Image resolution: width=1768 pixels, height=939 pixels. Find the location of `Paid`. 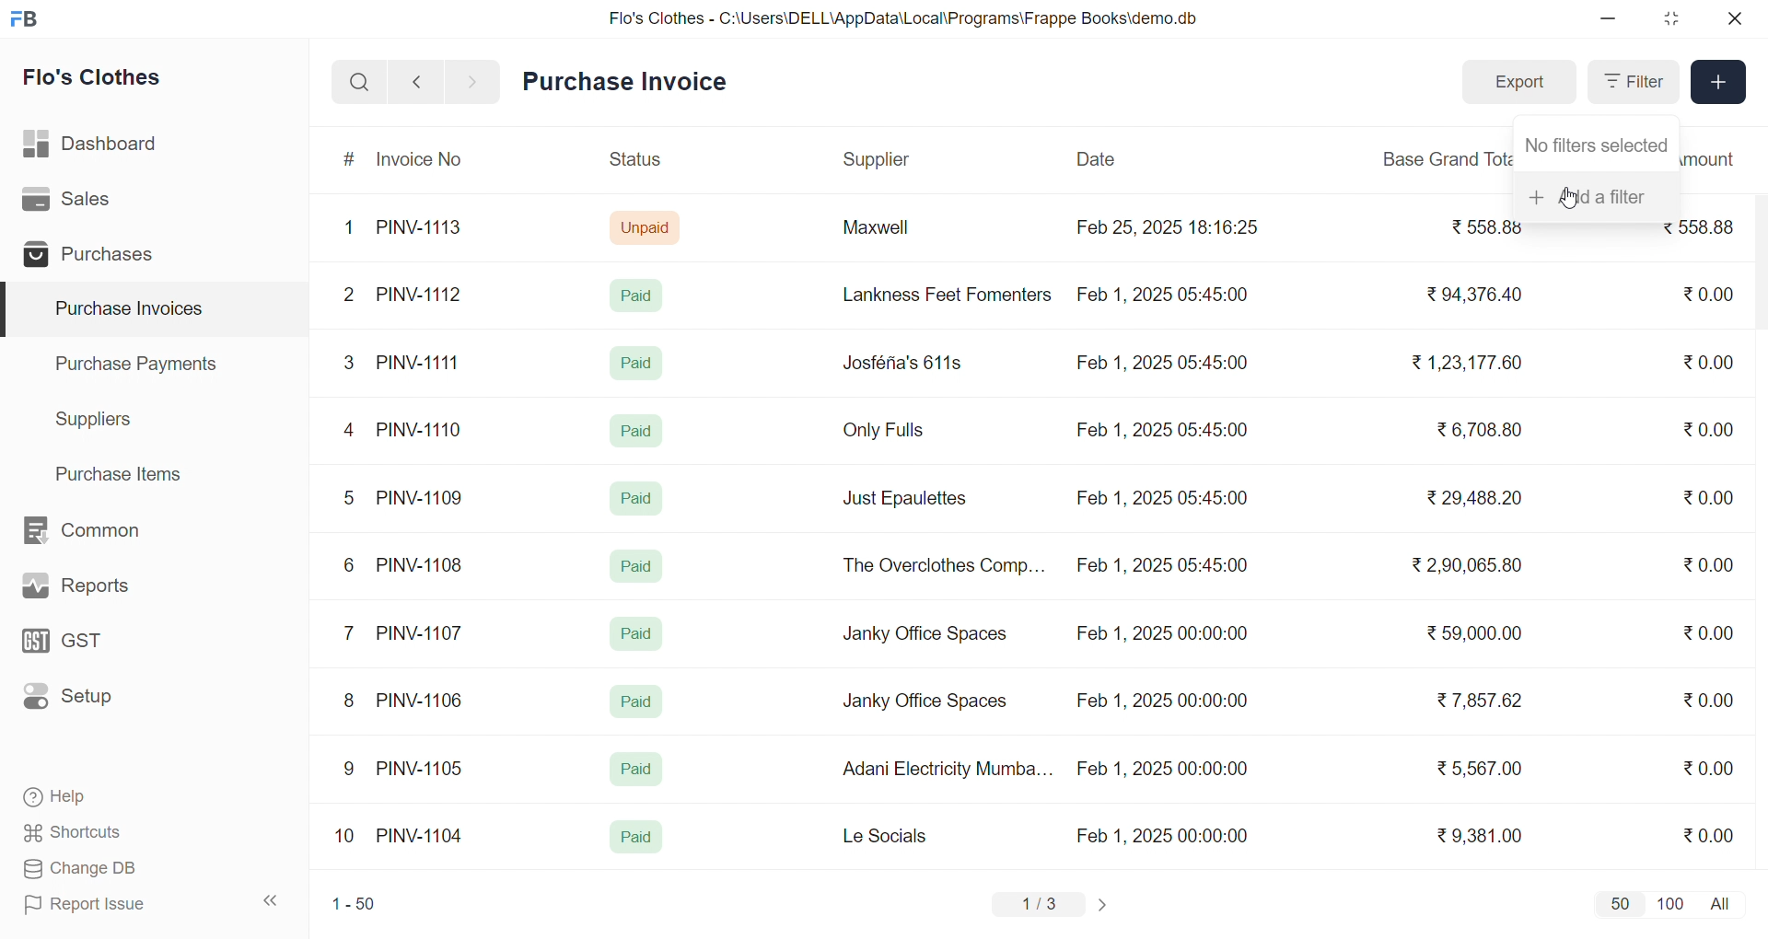

Paid is located at coordinates (637, 701).